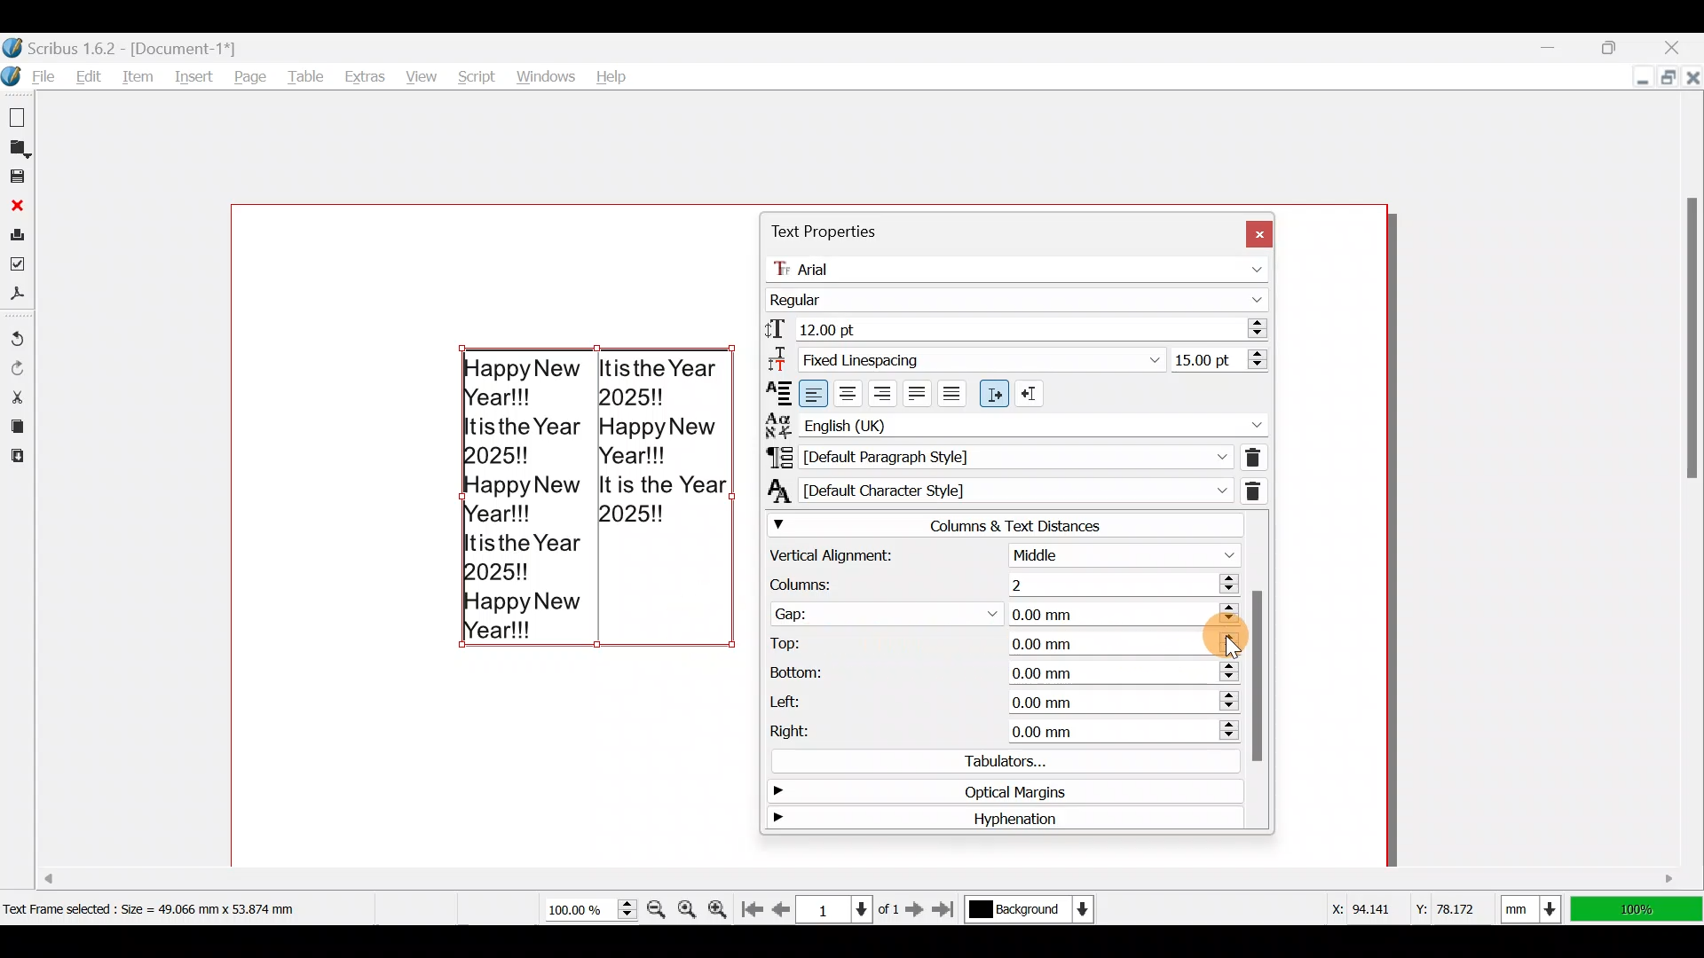 The width and height of the screenshot is (1704, 958). What do you see at coordinates (917, 908) in the screenshot?
I see `Go to the next page` at bounding box center [917, 908].